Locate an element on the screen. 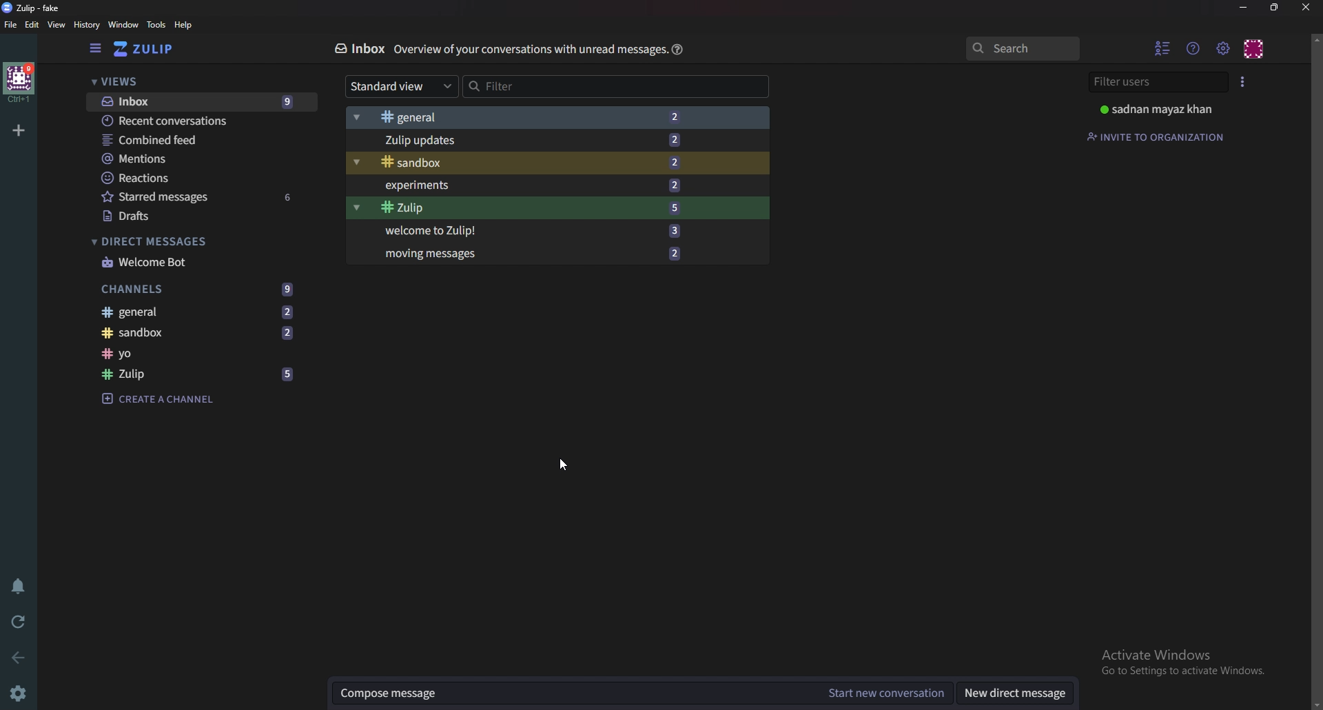 This screenshot has height=710, width=1323. Welcome to Zulip is located at coordinates (545, 233).